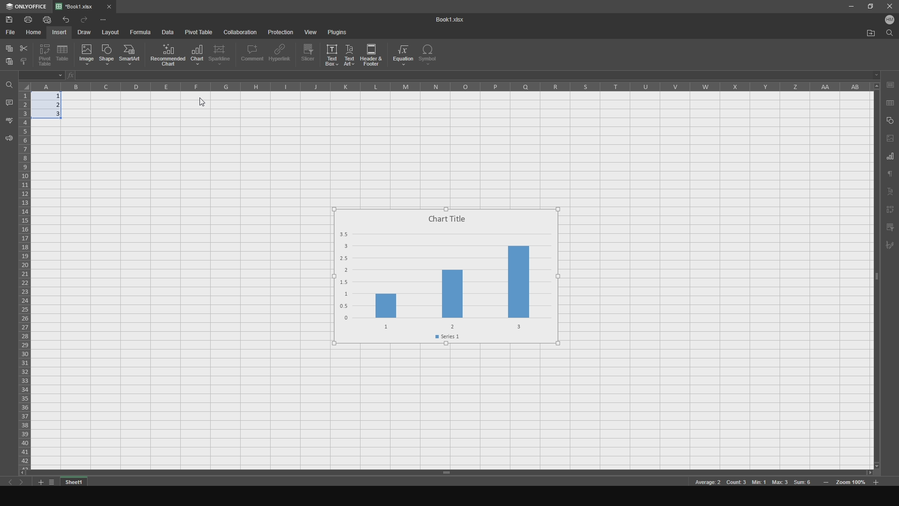 The image size is (899, 506). Describe the element at coordinates (200, 32) in the screenshot. I see `pivot table` at that location.